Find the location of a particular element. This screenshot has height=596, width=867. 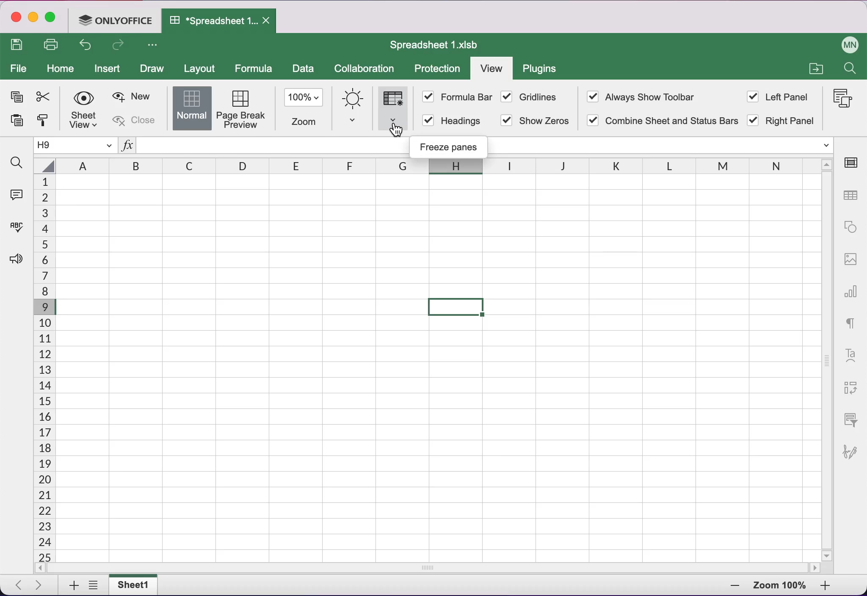

cut is located at coordinates (46, 97).